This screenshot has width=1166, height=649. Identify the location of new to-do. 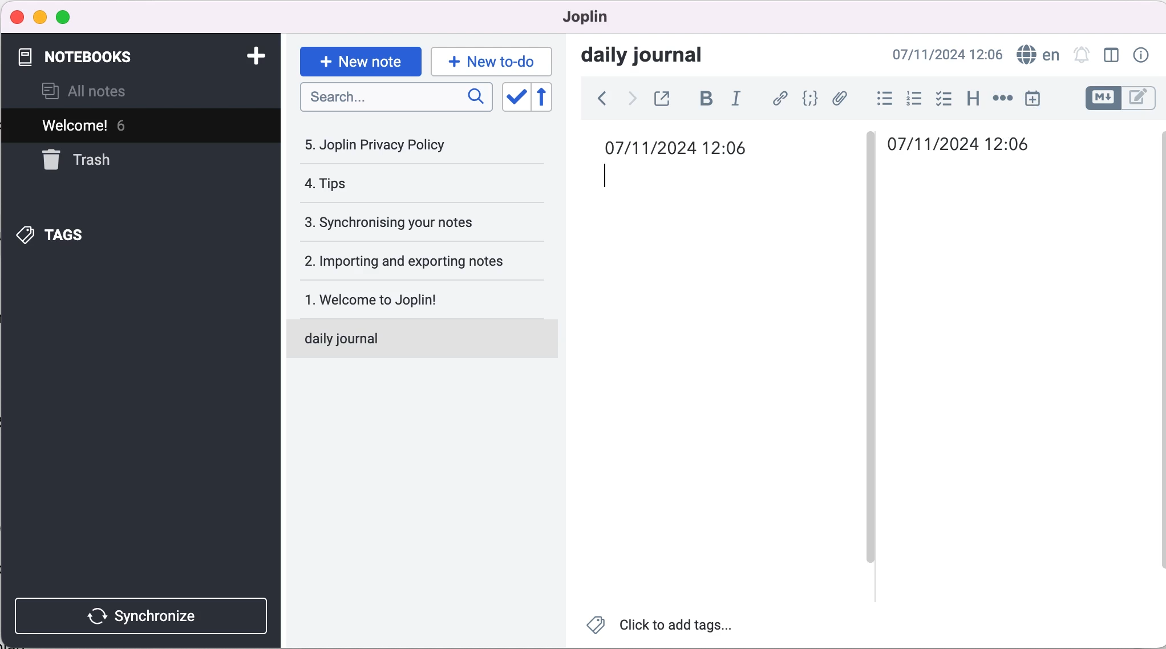
(489, 61).